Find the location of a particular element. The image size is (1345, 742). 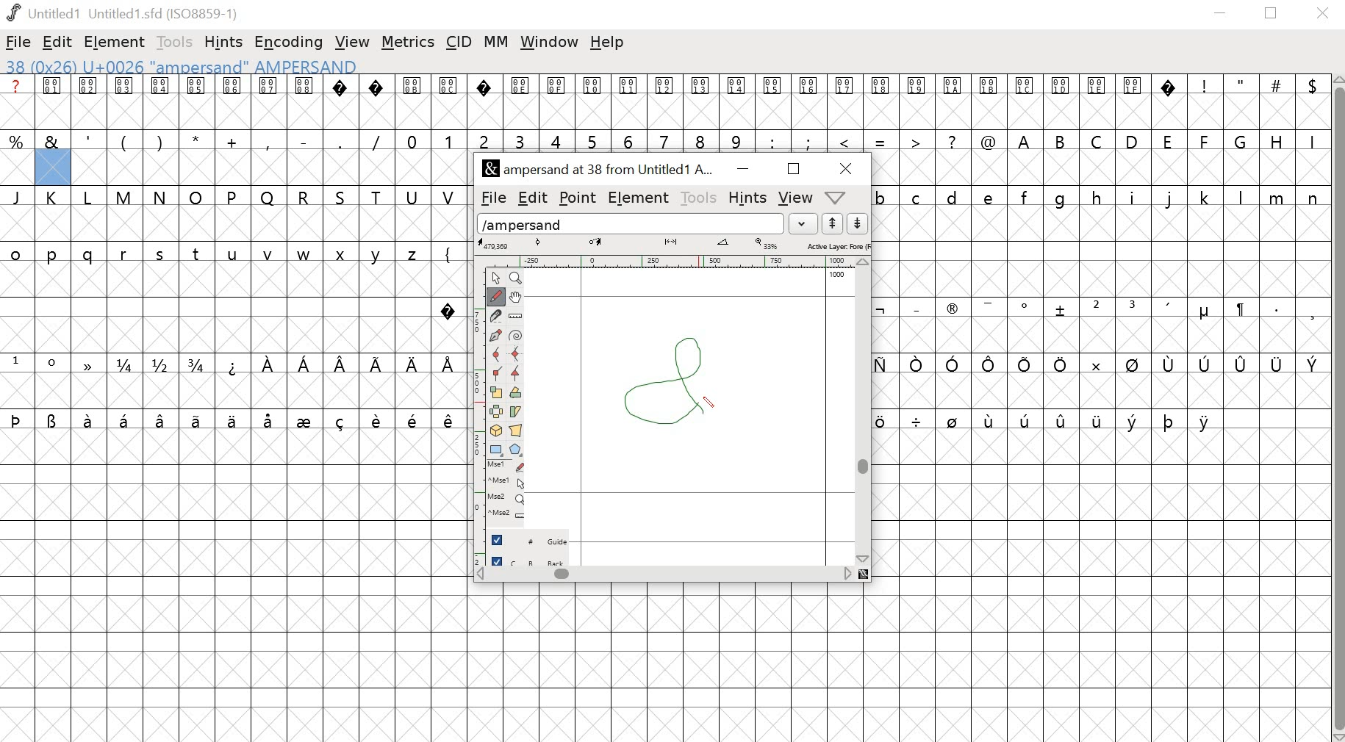

symbol is located at coordinates (917, 420).